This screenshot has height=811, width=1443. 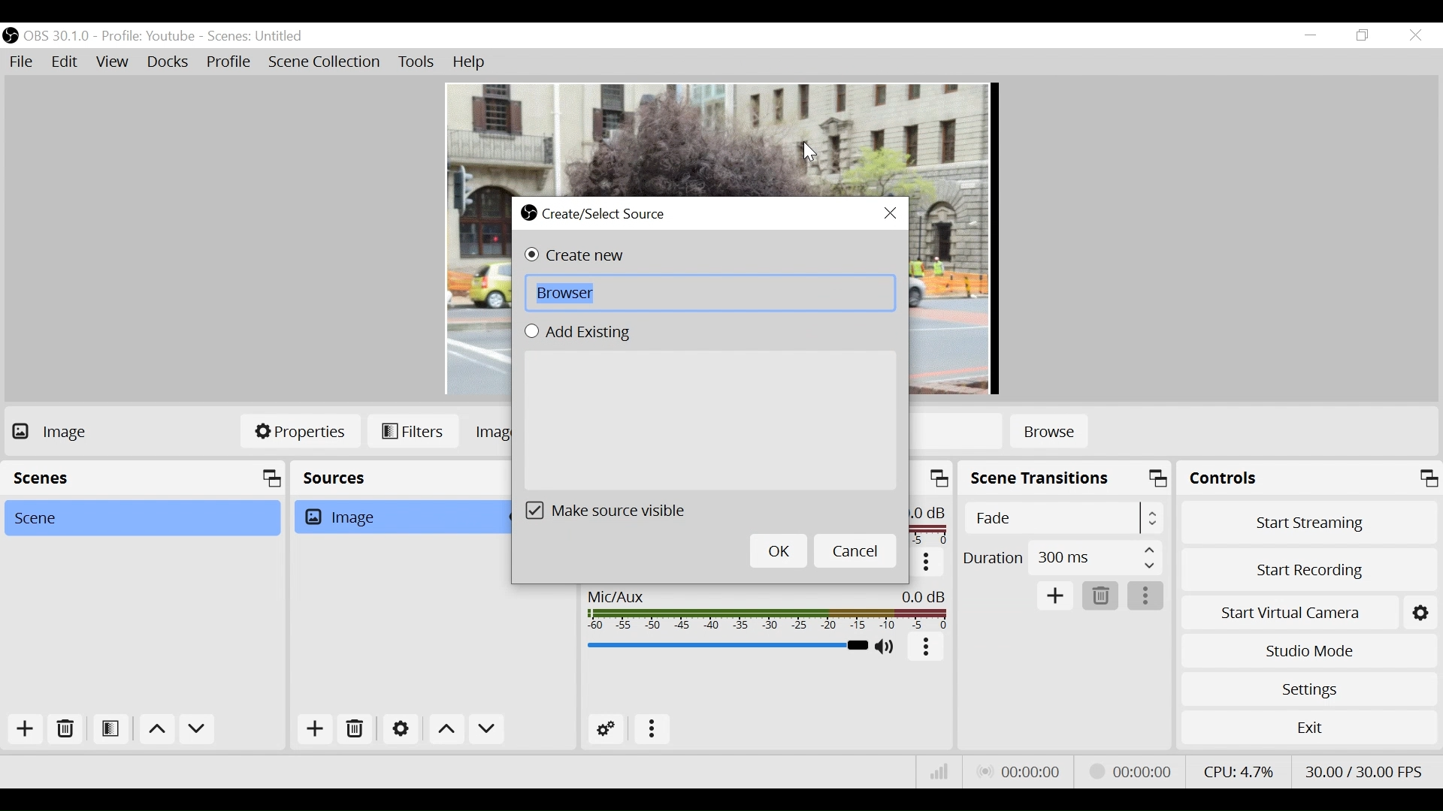 I want to click on Add, so click(x=31, y=730).